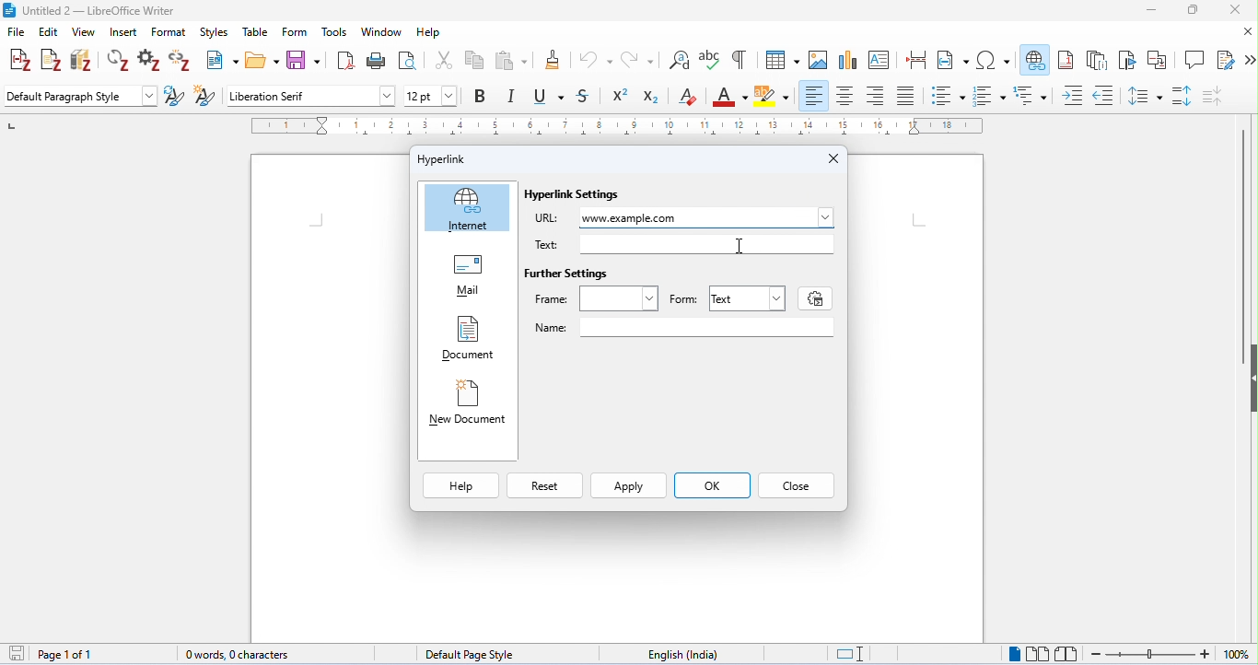 Image resolution: width=1258 pixels, height=665 pixels. I want to click on update selected style, so click(175, 97).